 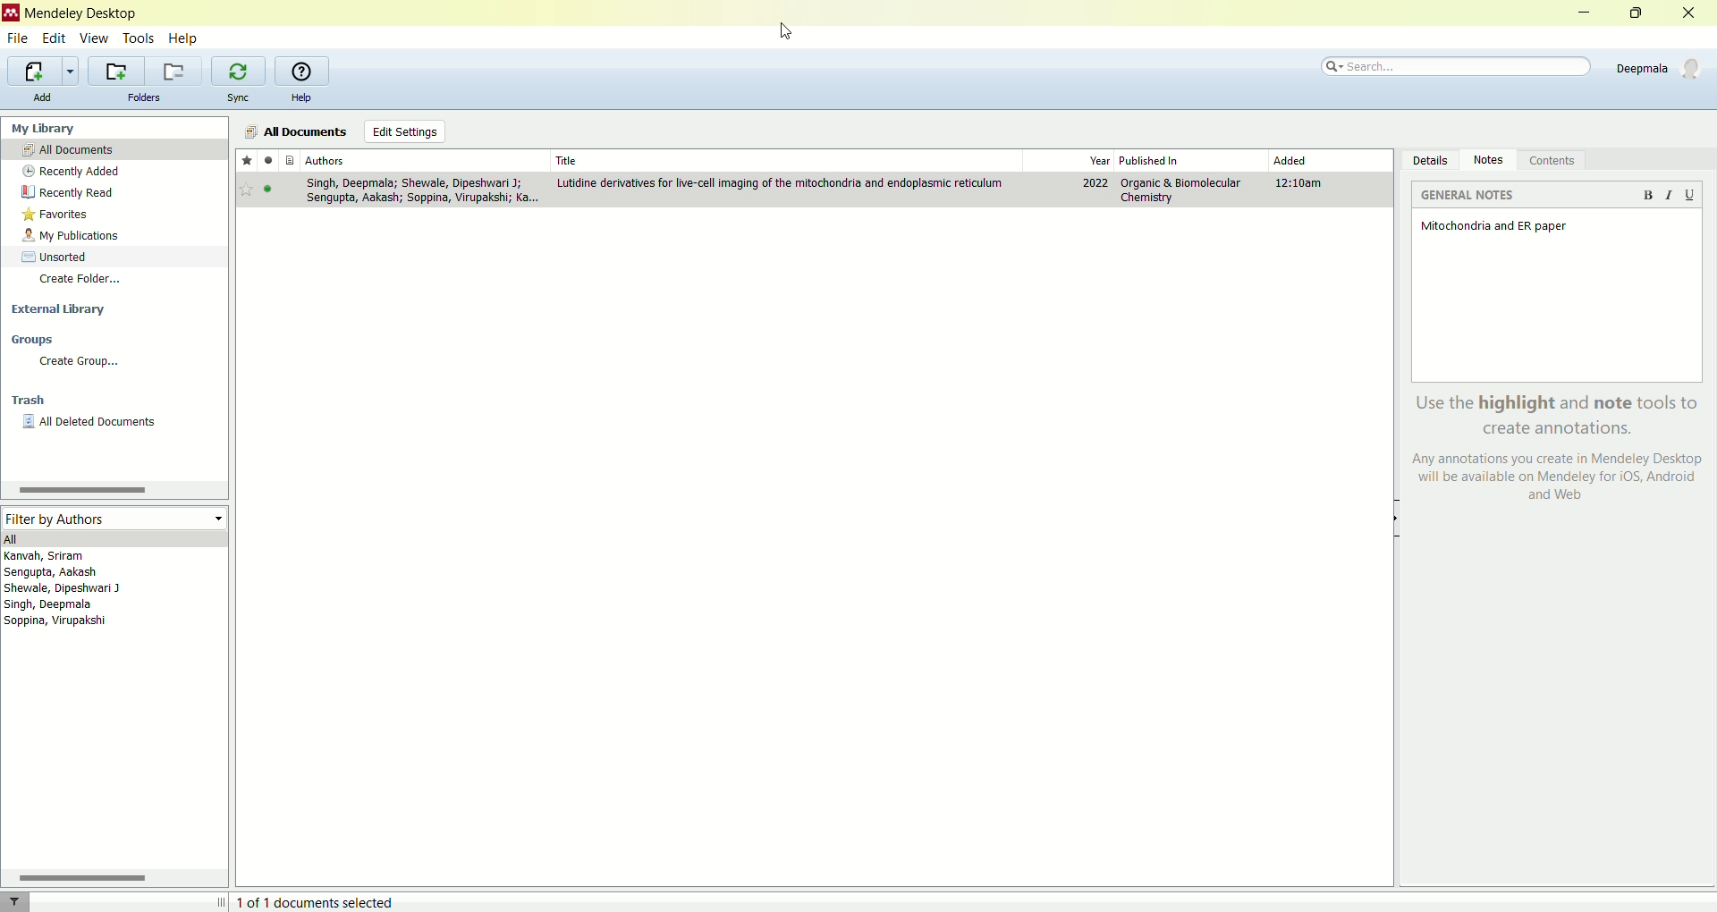 What do you see at coordinates (782, 158) in the screenshot?
I see `Title` at bounding box center [782, 158].